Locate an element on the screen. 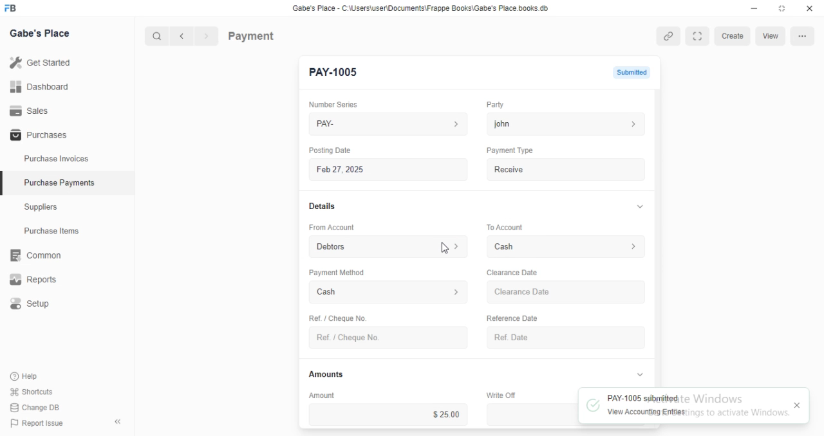 The height and width of the screenshot is (436, 824). Dashboard is located at coordinates (39, 87).